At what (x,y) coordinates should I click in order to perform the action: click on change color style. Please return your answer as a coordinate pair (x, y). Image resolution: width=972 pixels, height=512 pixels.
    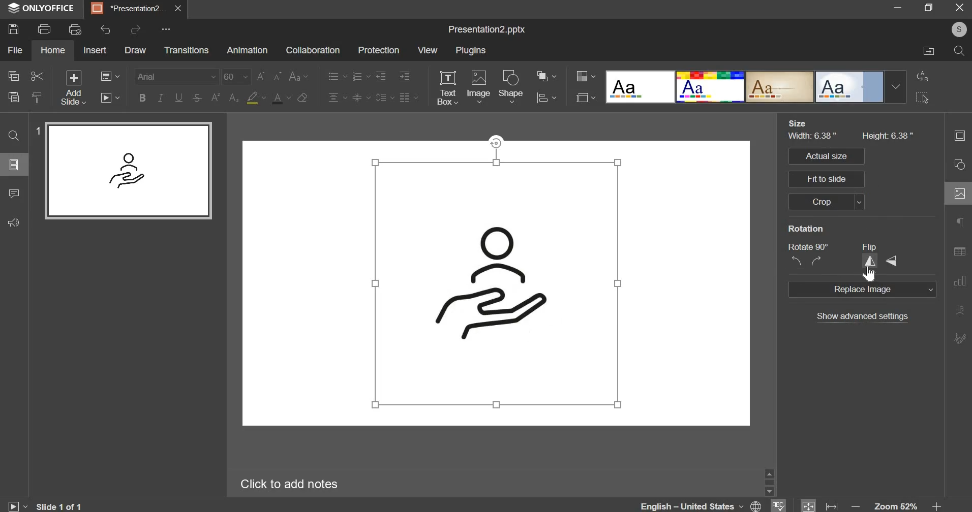
    Looking at the image, I should click on (586, 76).